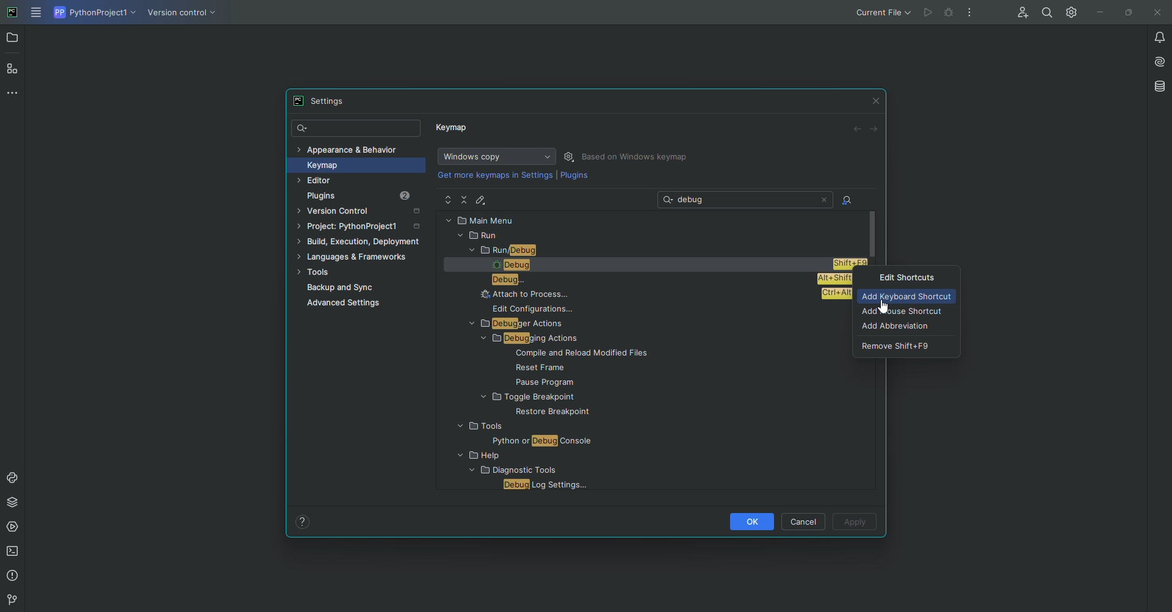  What do you see at coordinates (363, 213) in the screenshot?
I see `Version Control` at bounding box center [363, 213].